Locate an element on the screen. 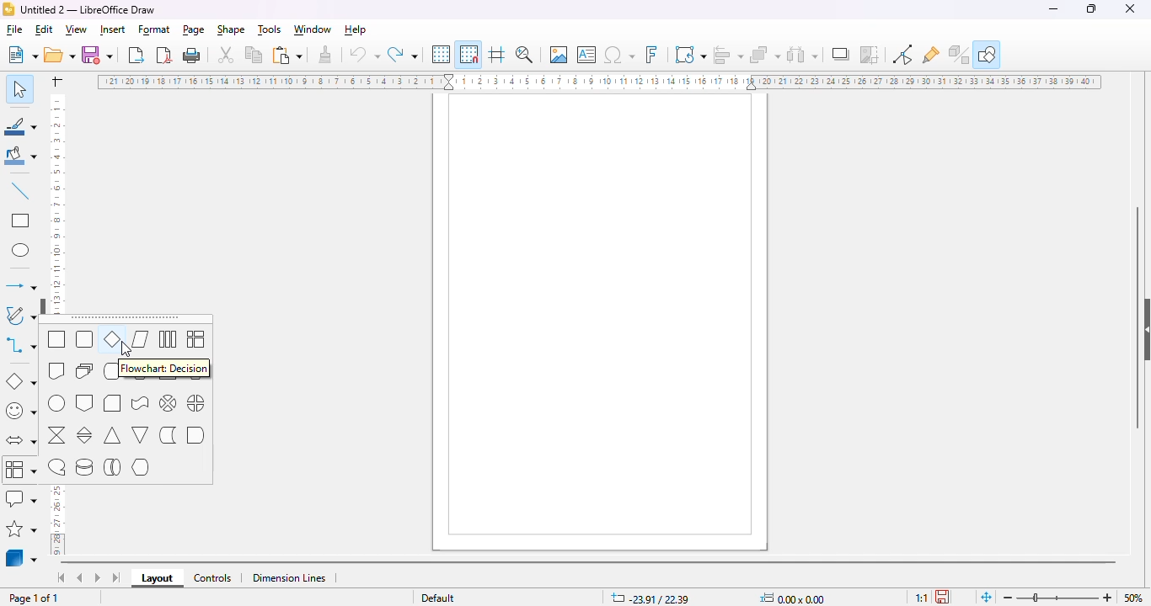  help is located at coordinates (356, 31).